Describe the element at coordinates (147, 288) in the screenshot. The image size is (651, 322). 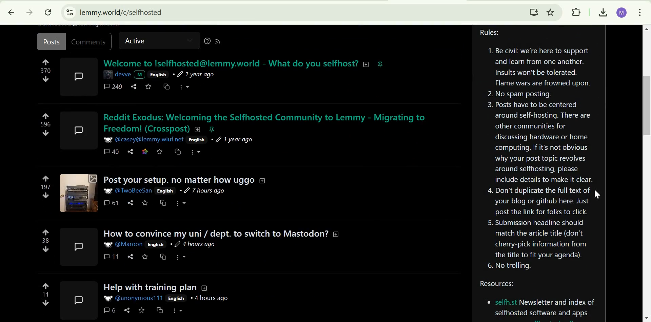
I see `Help with training plan` at that location.